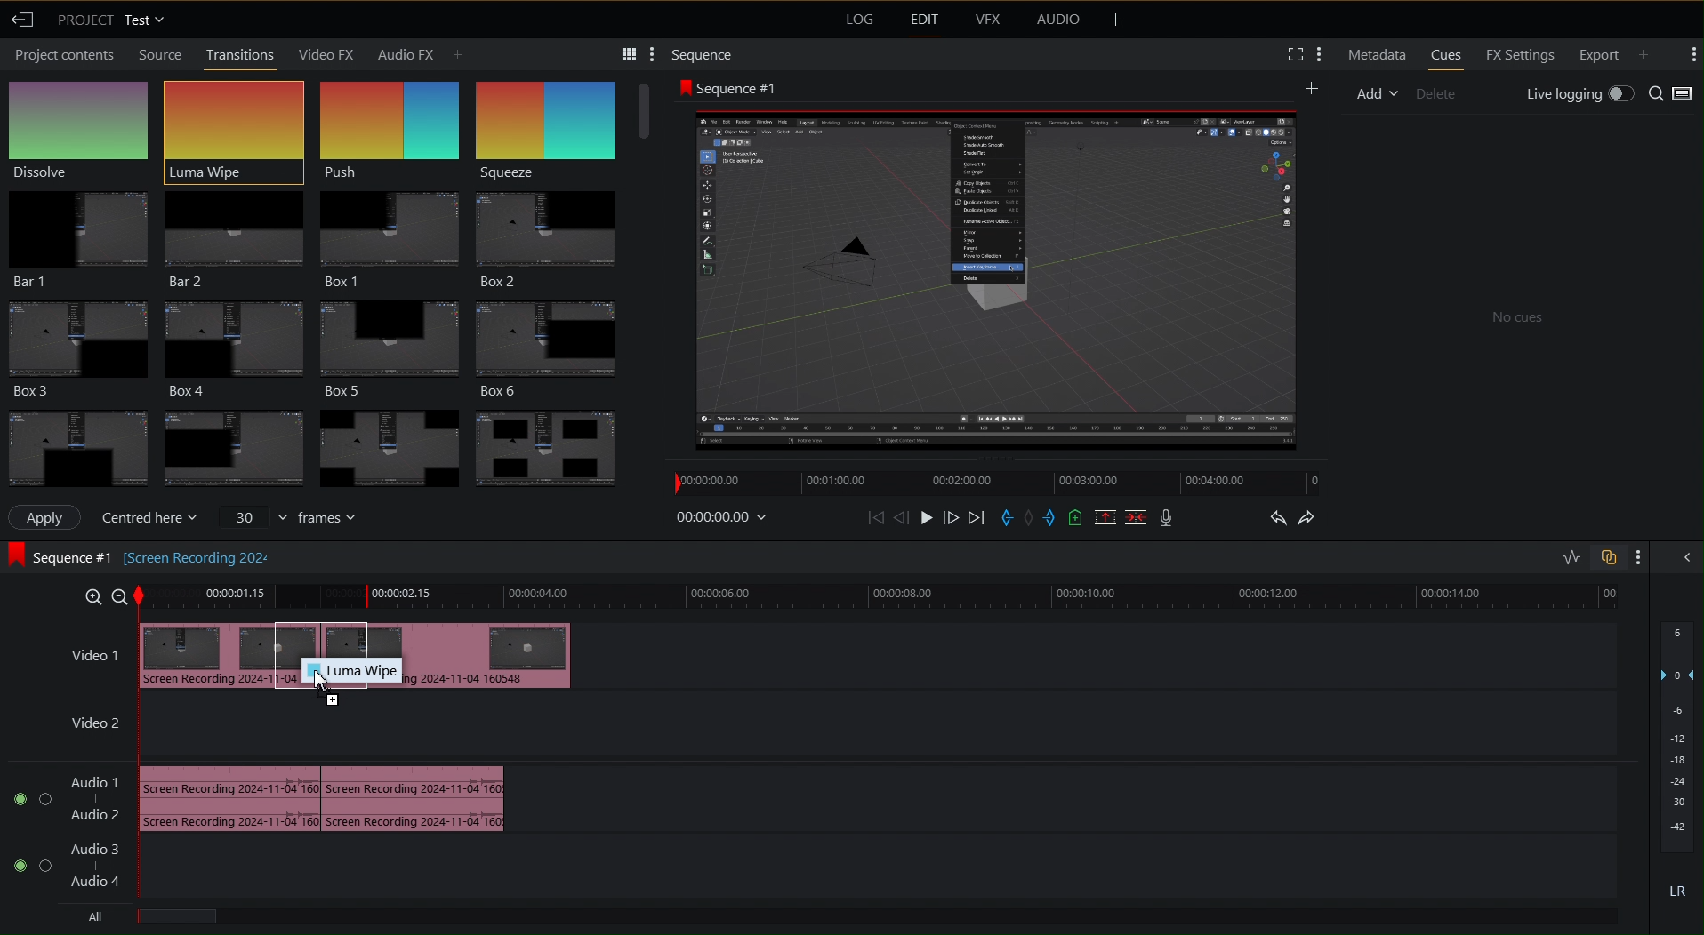  Describe the element at coordinates (1686, 559) in the screenshot. I see `Collapse` at that location.